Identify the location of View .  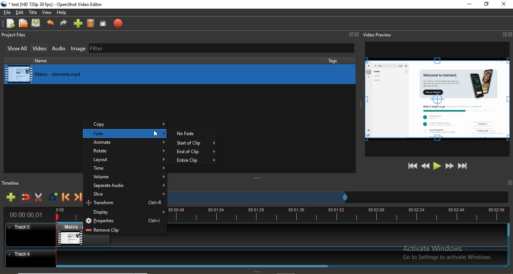
(48, 13).